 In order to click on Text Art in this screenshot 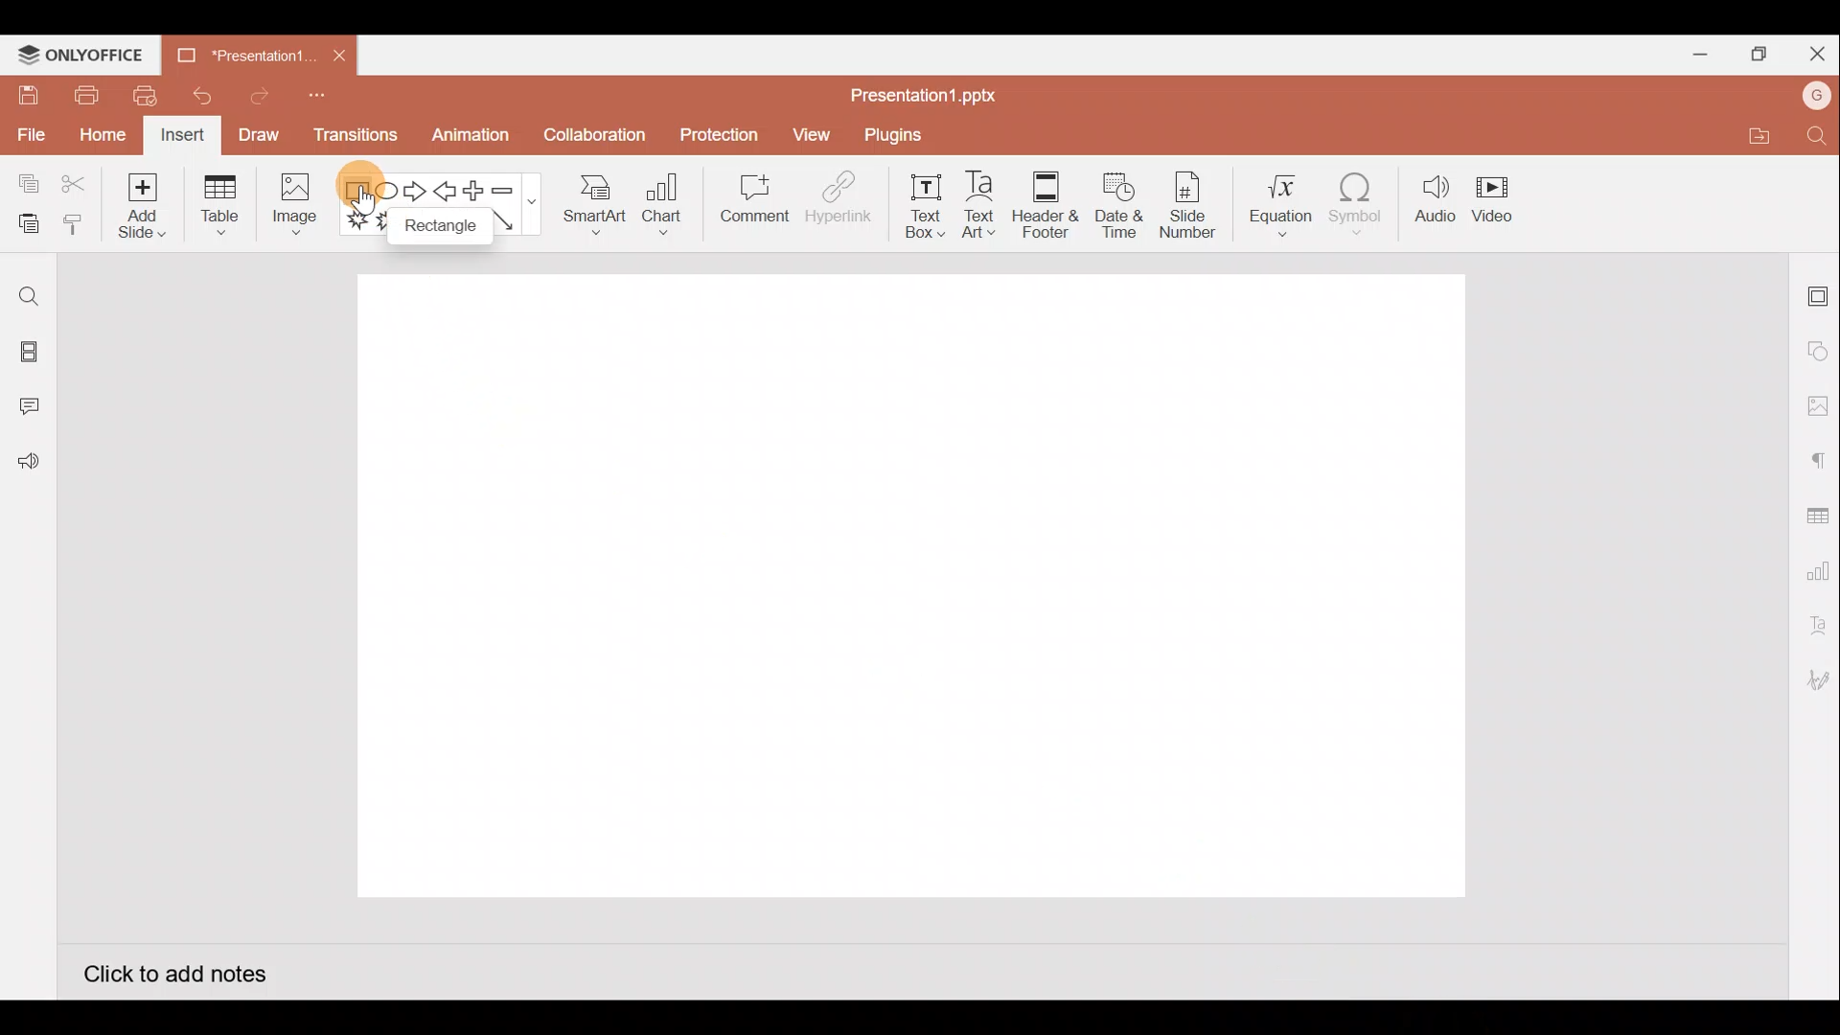, I will do `click(987, 200)`.